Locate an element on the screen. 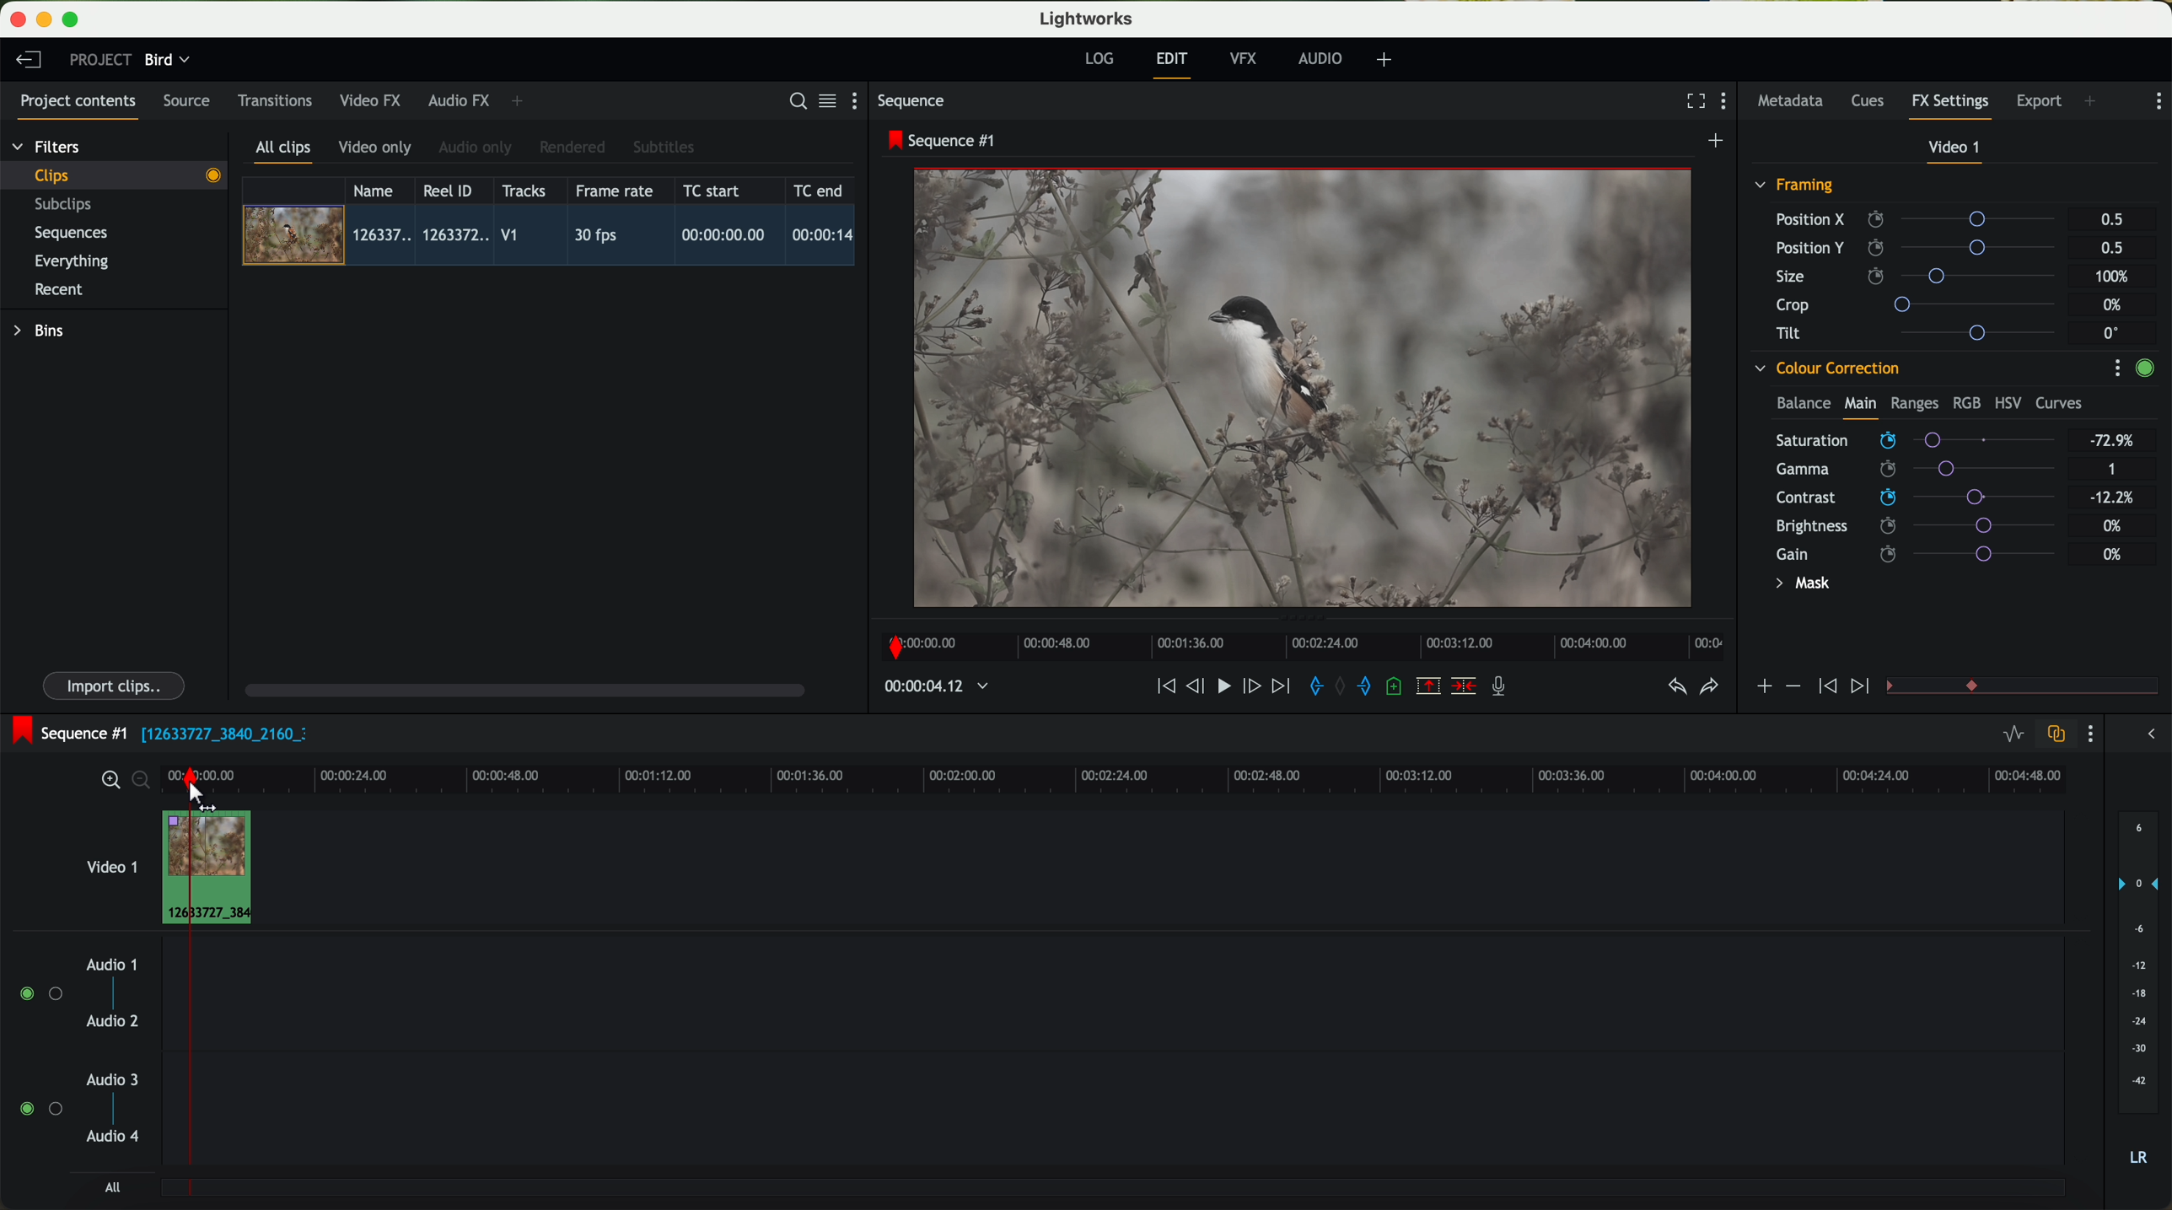  video 1 is located at coordinates (110, 863).